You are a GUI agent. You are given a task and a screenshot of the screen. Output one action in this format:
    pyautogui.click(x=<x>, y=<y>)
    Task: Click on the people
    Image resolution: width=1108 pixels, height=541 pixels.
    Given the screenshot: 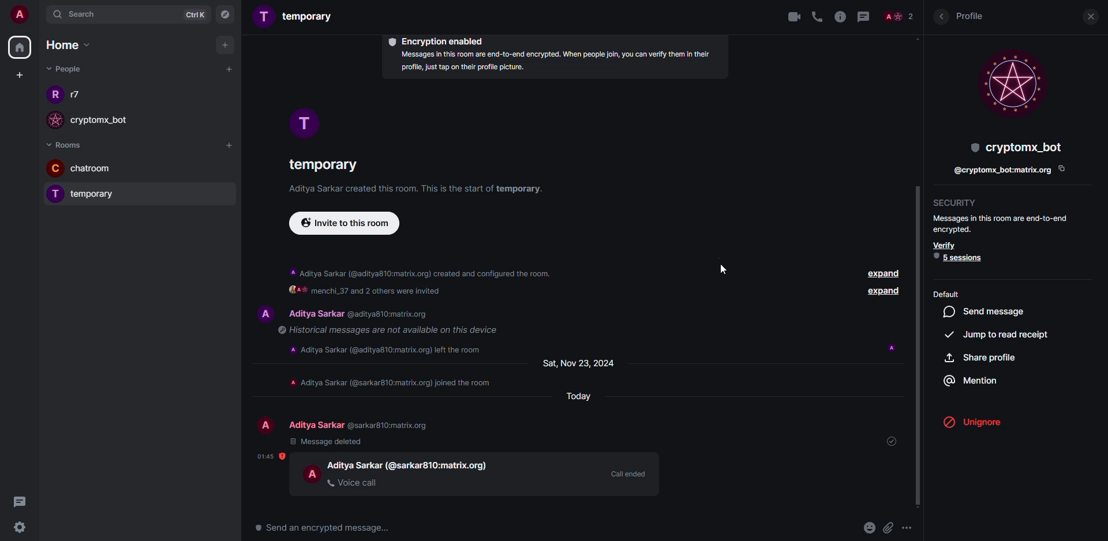 What is the action you would take?
    pyautogui.click(x=63, y=69)
    